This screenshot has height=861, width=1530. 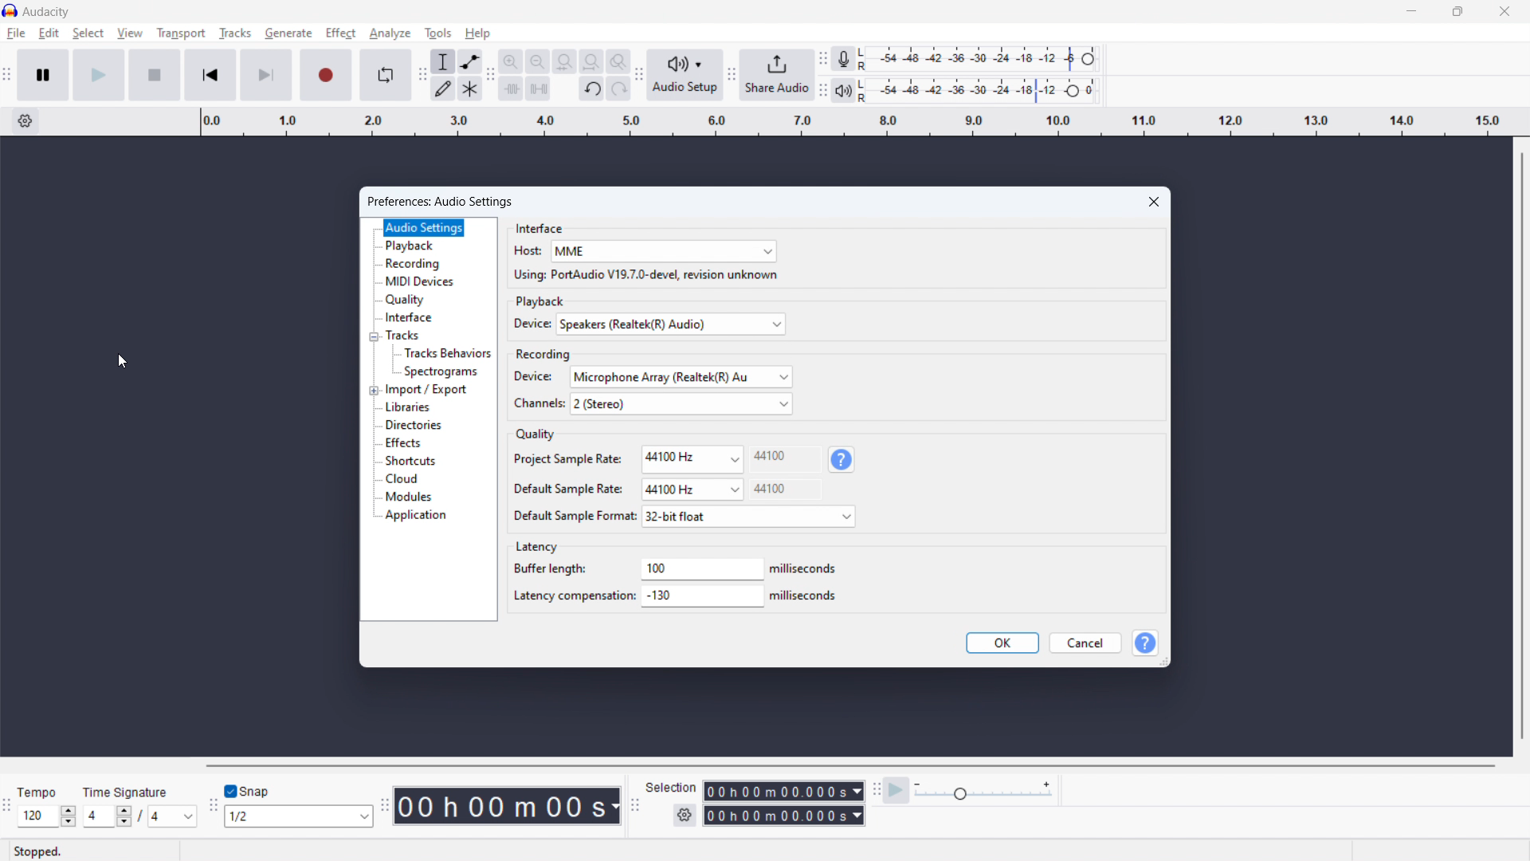 I want to click on play, so click(x=100, y=76).